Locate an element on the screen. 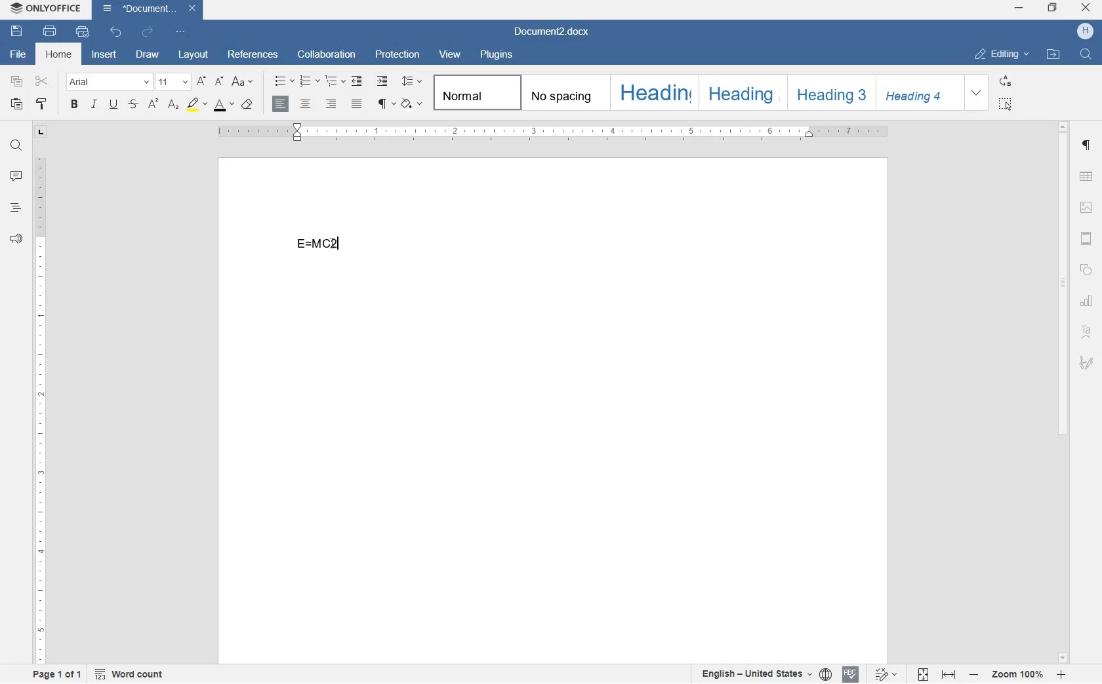  align right is located at coordinates (331, 105).